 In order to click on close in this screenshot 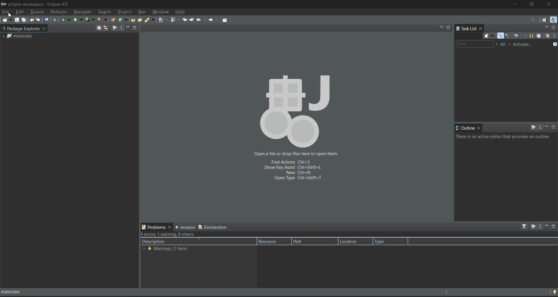, I will do `click(481, 28)`.